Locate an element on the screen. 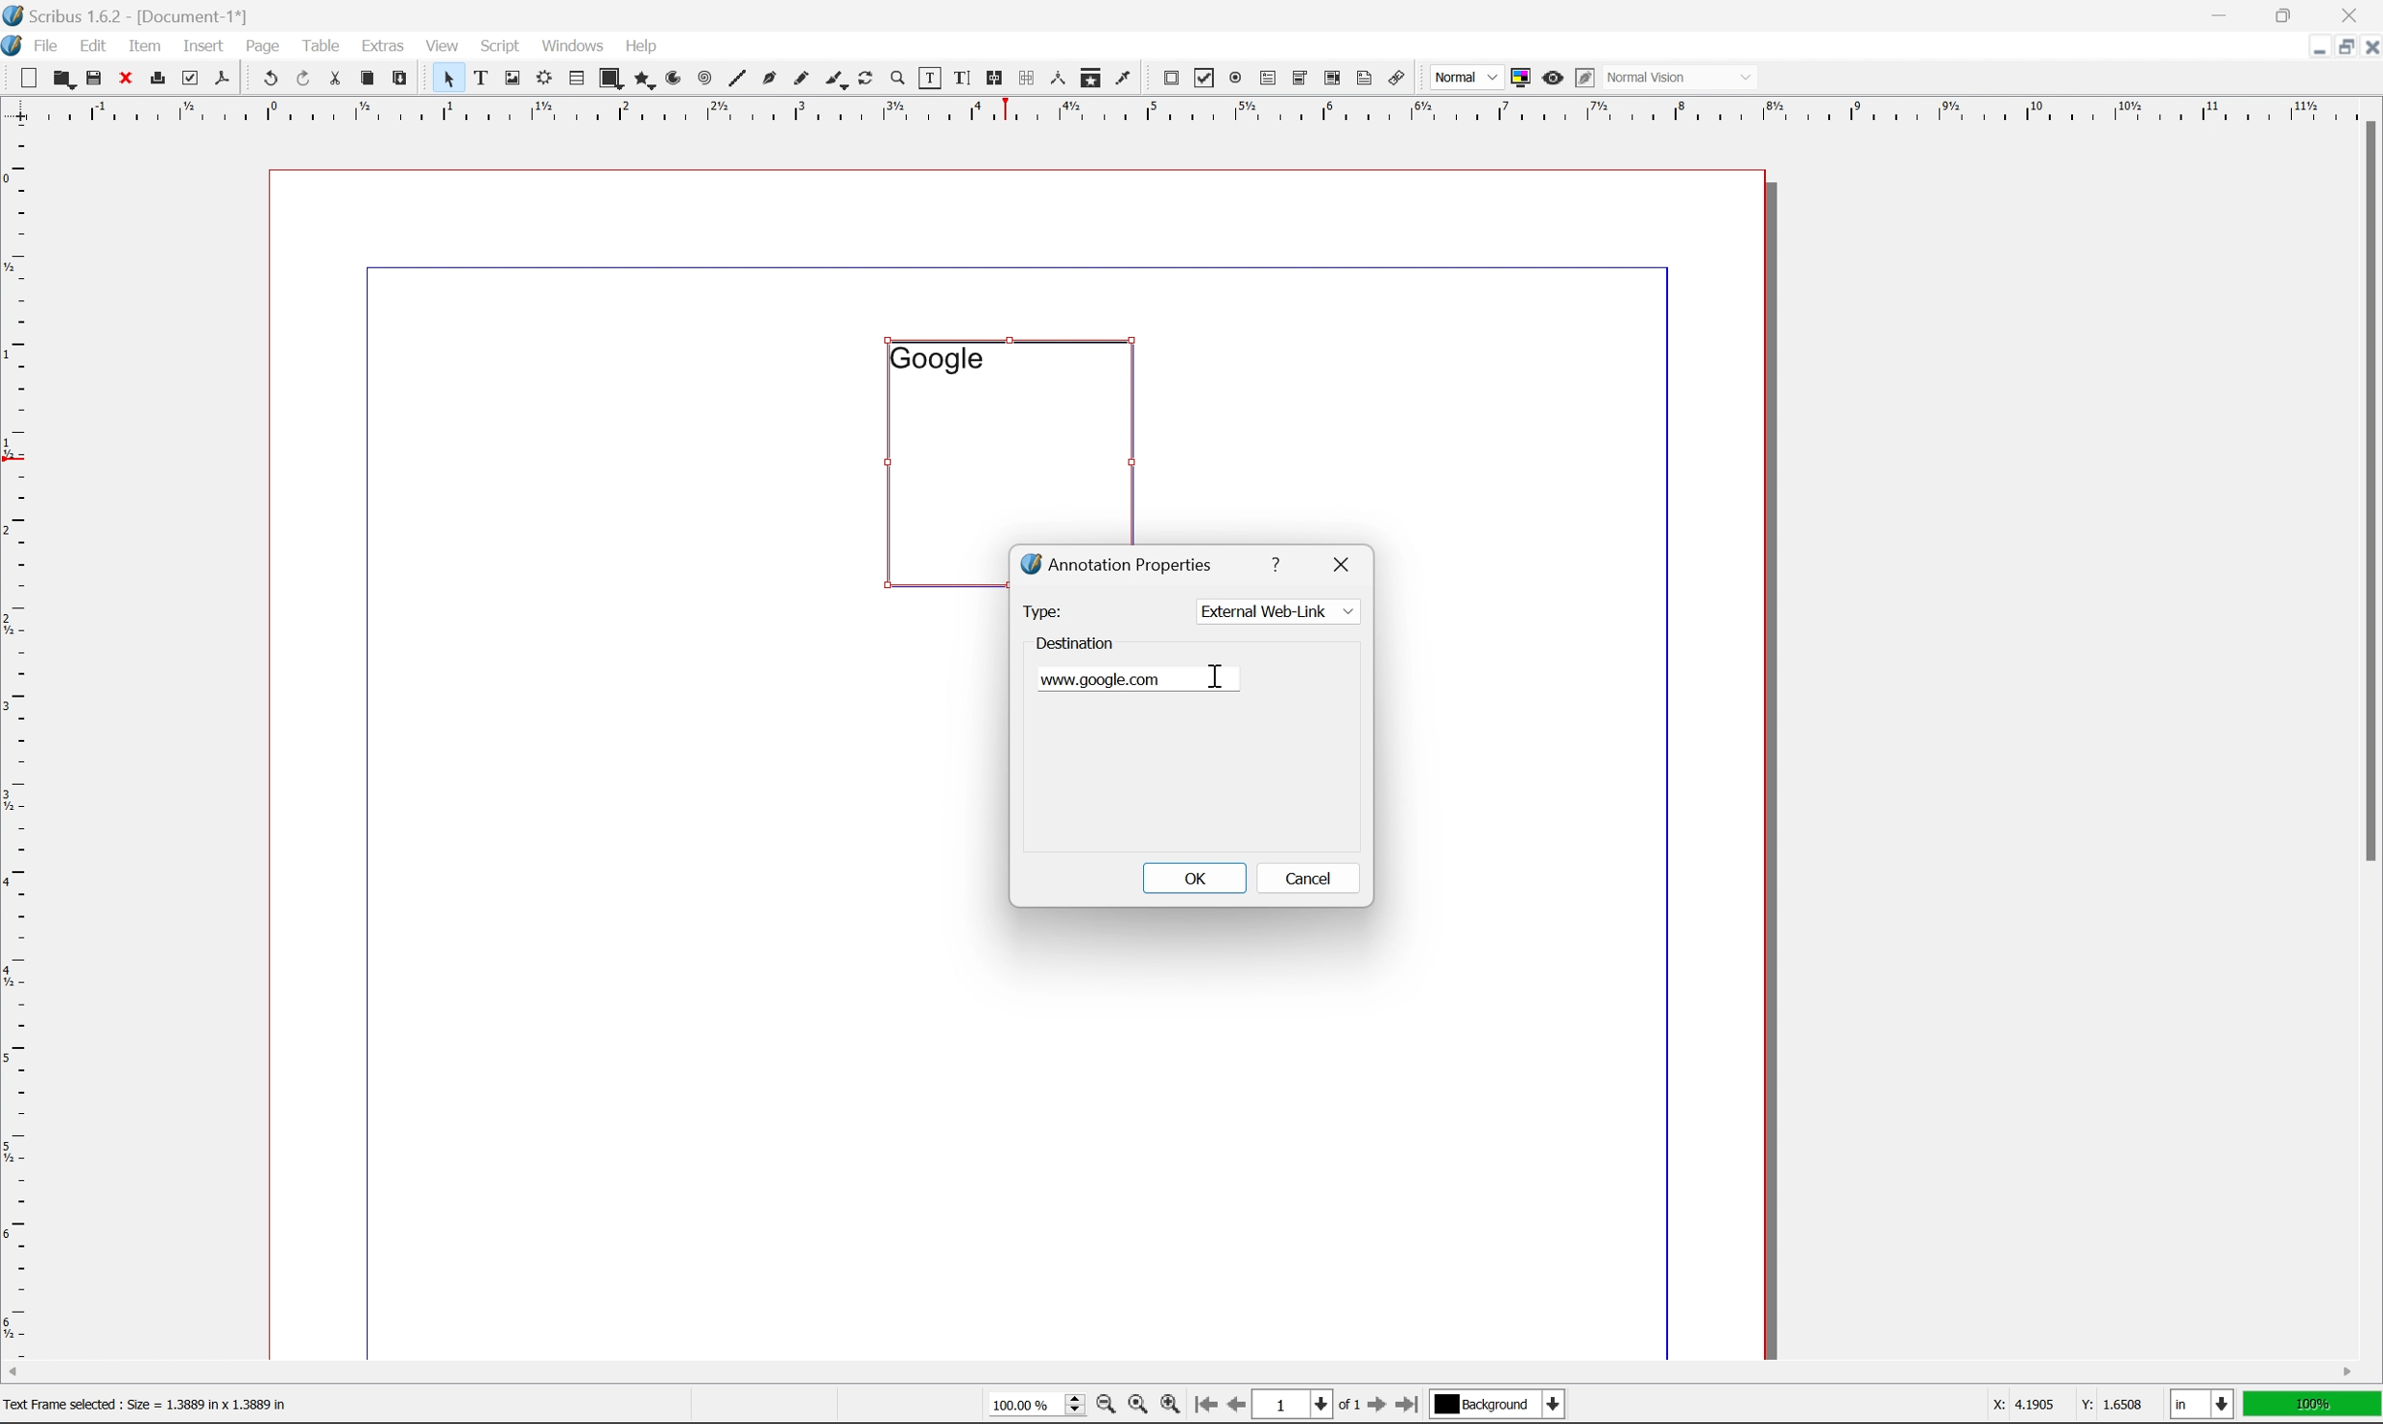 The height and width of the screenshot is (1424, 2383). restore down is located at coordinates (2337, 47).